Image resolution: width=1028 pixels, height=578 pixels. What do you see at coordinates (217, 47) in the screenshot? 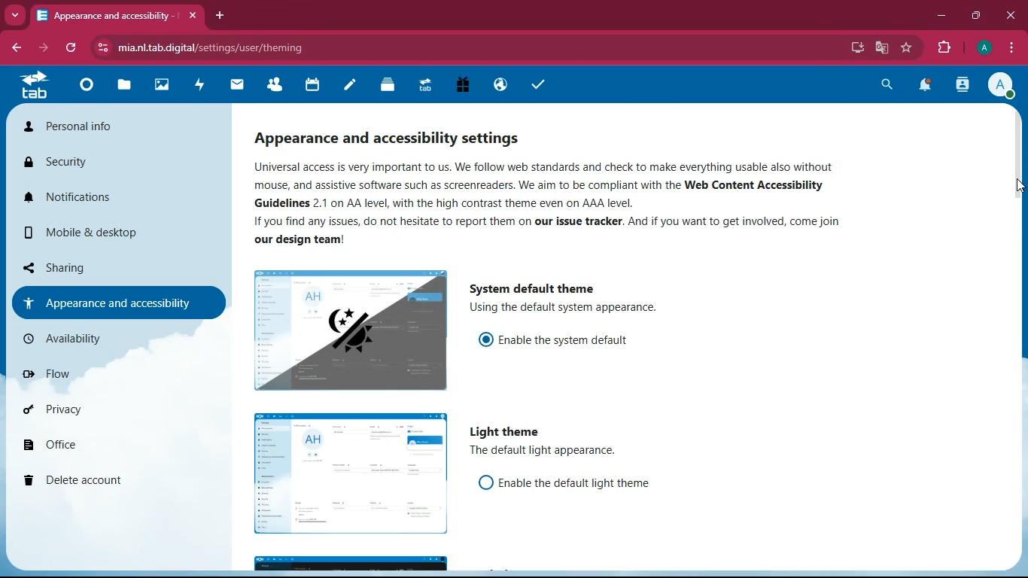
I see `url` at bounding box center [217, 47].